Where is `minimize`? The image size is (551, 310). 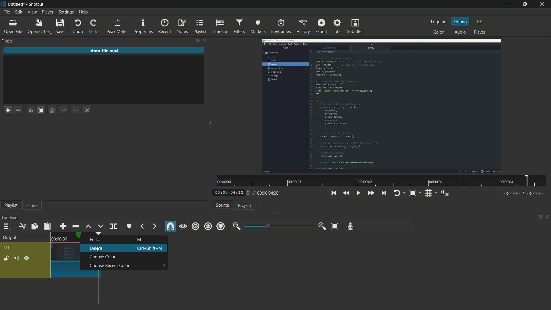
minimize is located at coordinates (507, 4).